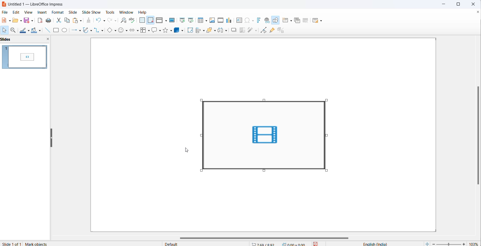  Describe the element at coordinates (25, 57) in the screenshot. I see `slides` at that location.